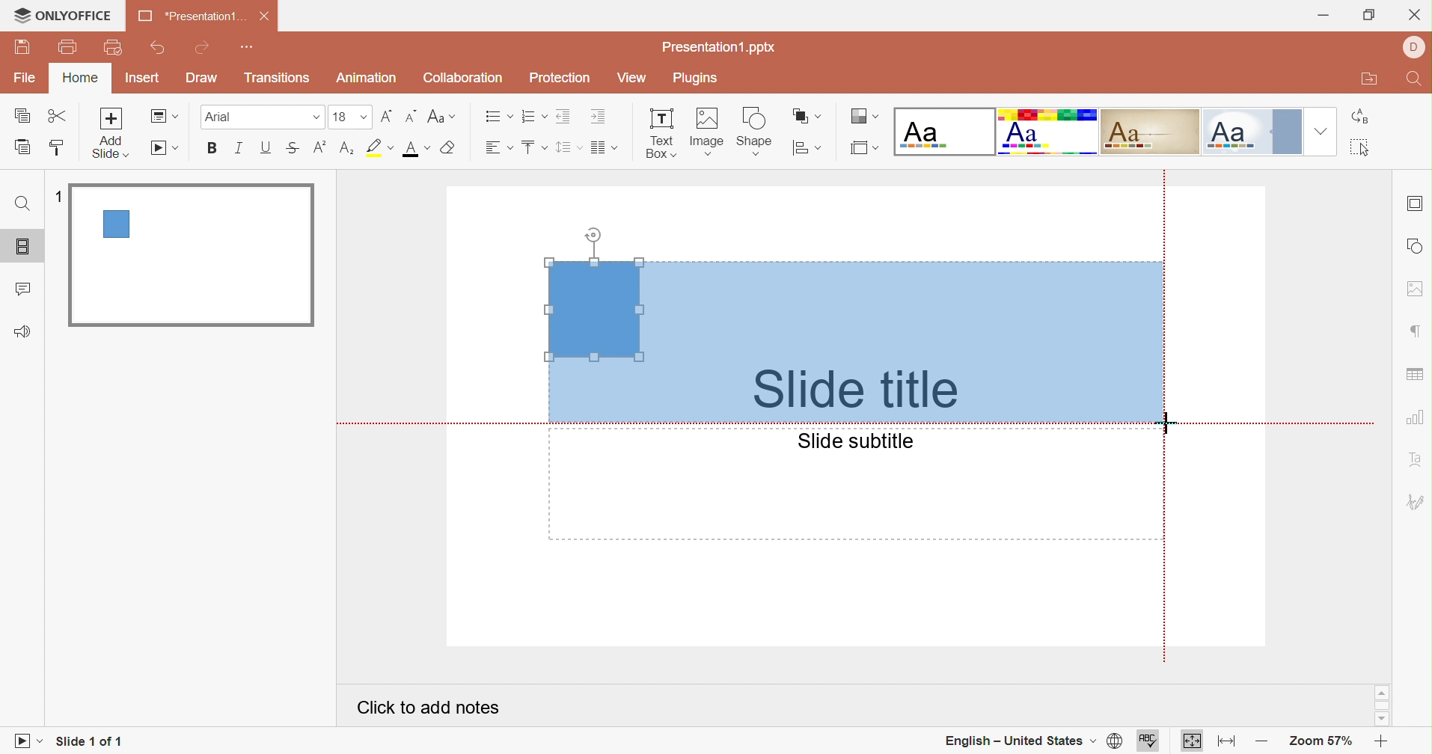 The height and width of the screenshot is (754, 1432). Describe the element at coordinates (500, 147) in the screenshot. I see `Horizontal align` at that location.